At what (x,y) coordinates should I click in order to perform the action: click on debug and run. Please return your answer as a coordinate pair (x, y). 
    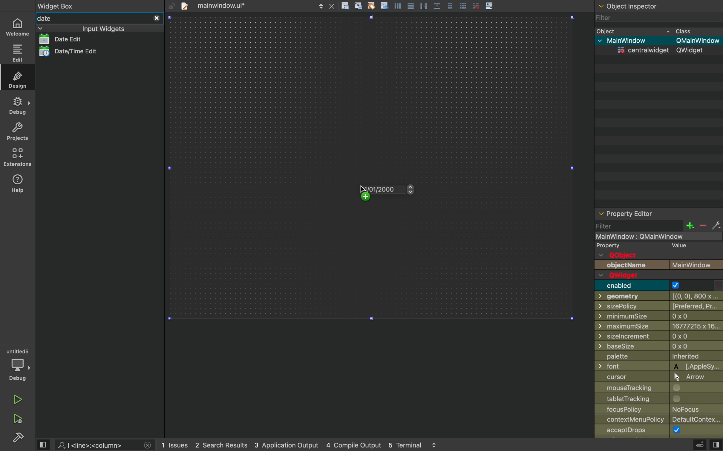
    Looking at the image, I should click on (19, 418).